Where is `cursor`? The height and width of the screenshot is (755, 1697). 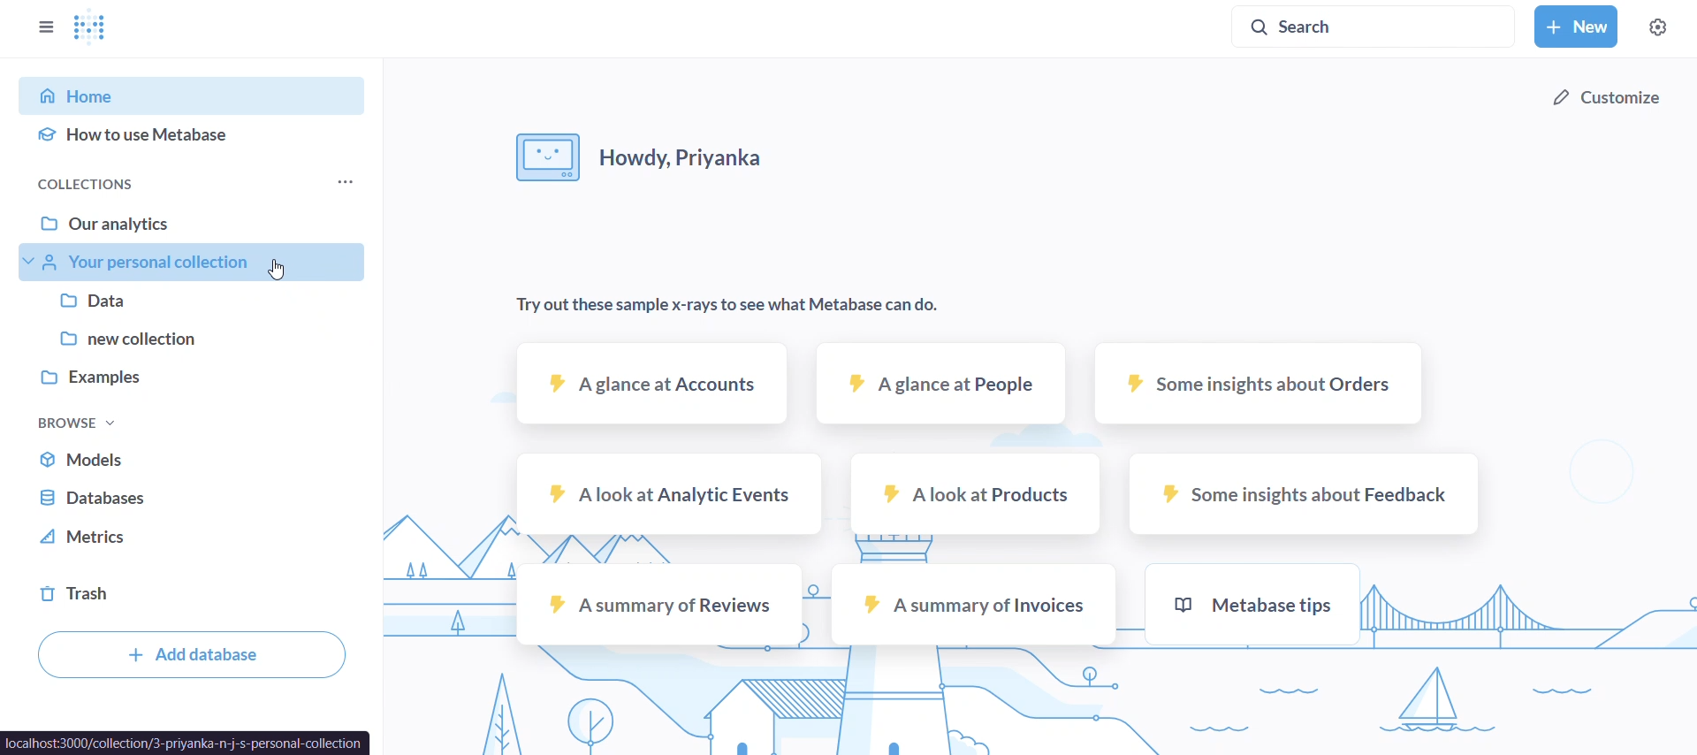 cursor is located at coordinates (281, 270).